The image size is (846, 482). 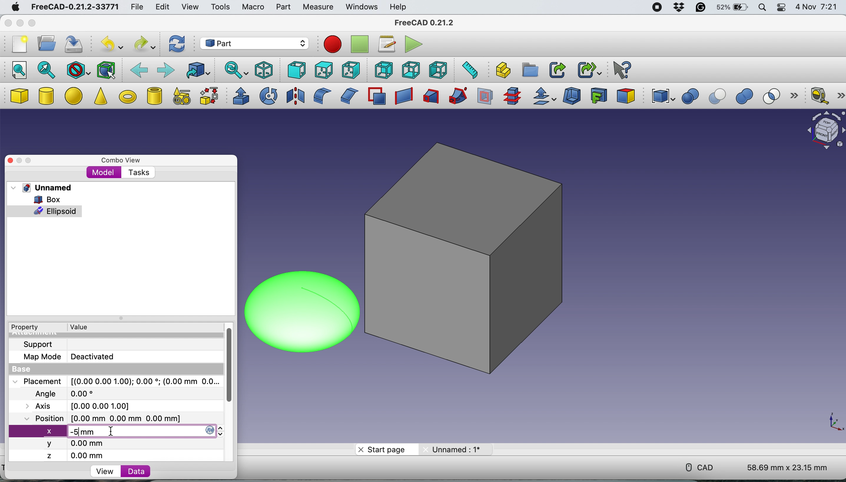 What do you see at coordinates (361, 45) in the screenshot?
I see `stop recording macros` at bounding box center [361, 45].